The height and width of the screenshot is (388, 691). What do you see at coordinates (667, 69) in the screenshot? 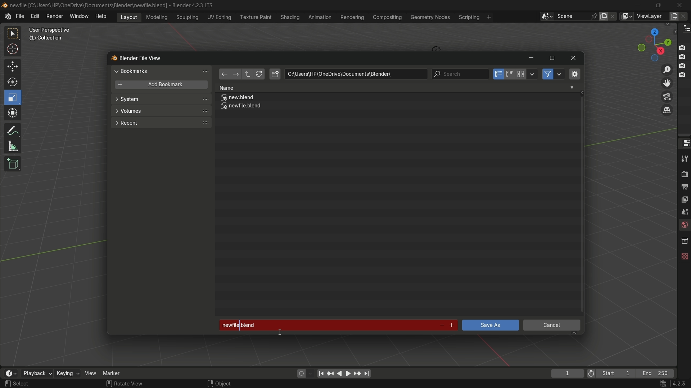
I see `zoom in/out` at bounding box center [667, 69].